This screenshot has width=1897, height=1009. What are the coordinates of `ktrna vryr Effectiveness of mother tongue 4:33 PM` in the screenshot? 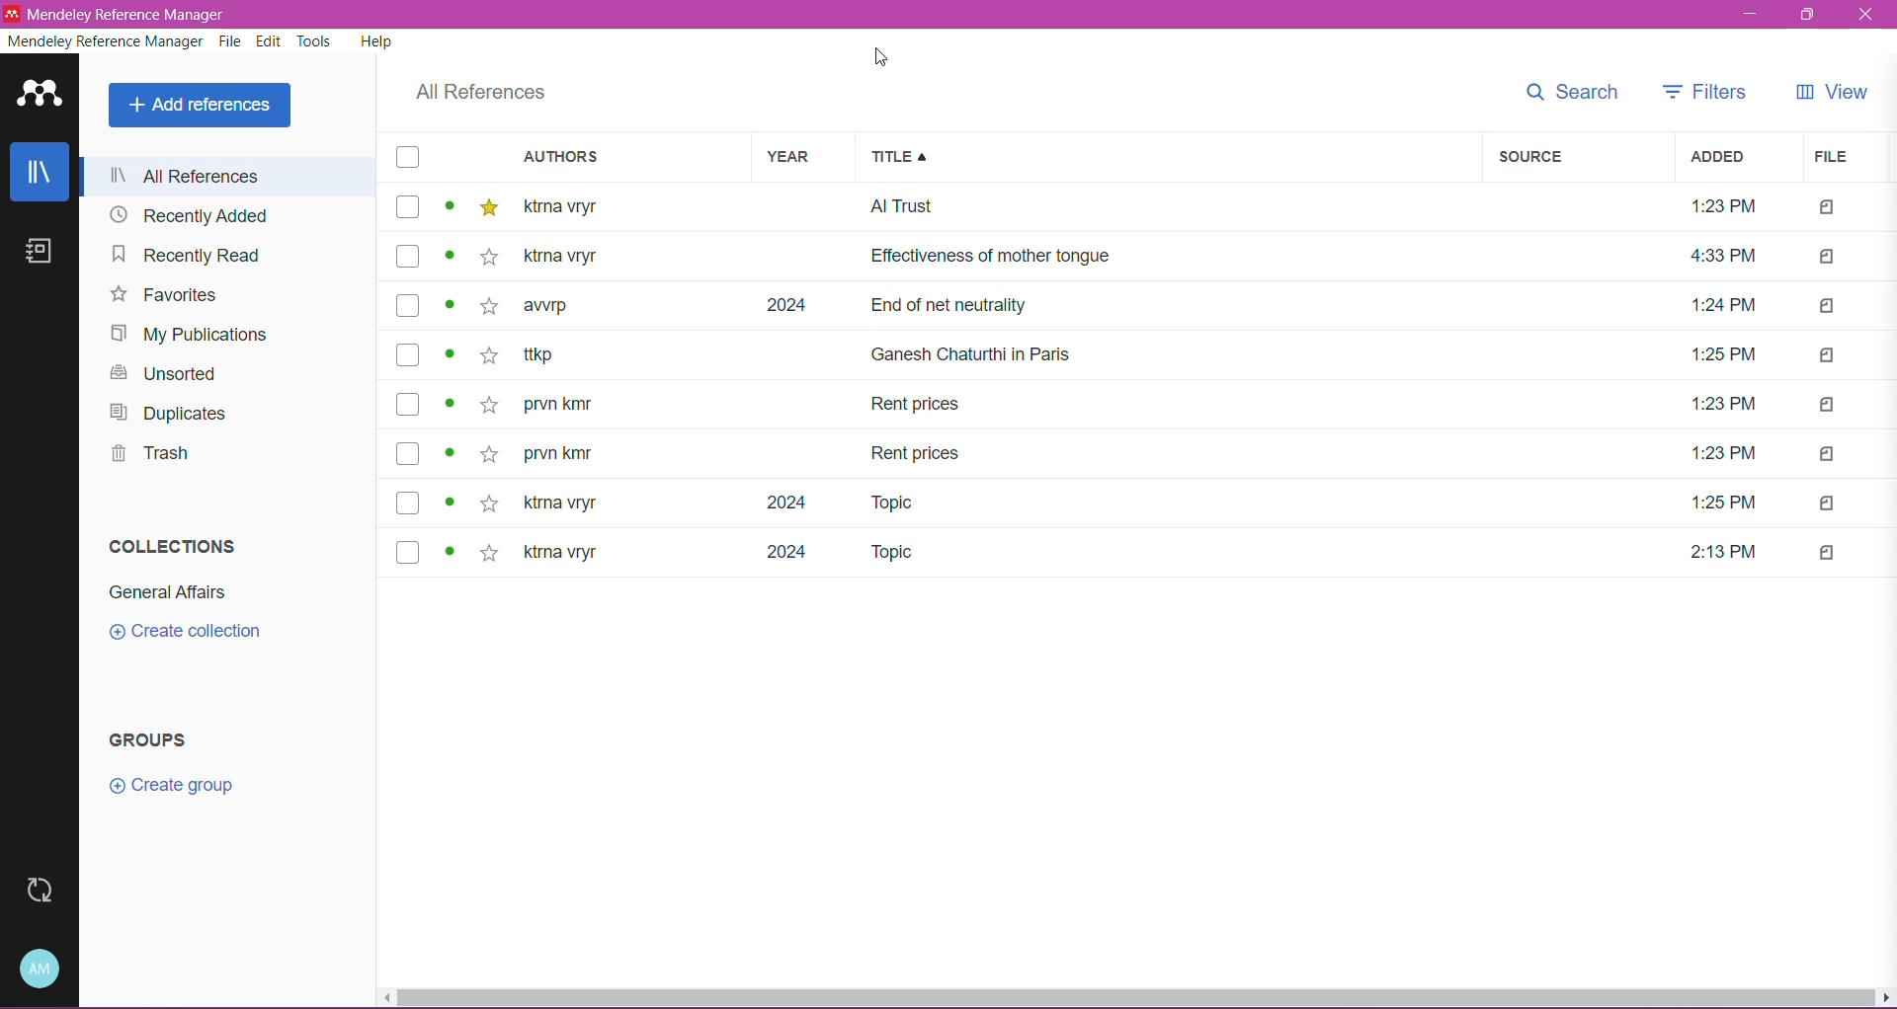 It's located at (1150, 256).